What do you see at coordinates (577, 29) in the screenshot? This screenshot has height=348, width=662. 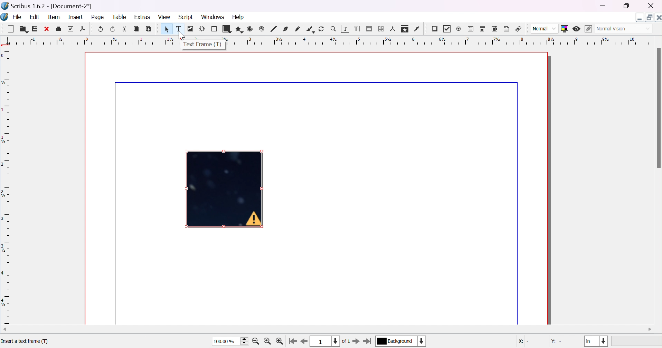 I see `preview mode` at bounding box center [577, 29].